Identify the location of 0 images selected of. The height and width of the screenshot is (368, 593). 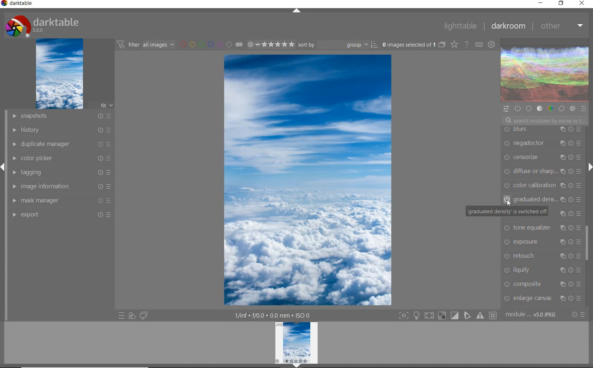
(408, 44).